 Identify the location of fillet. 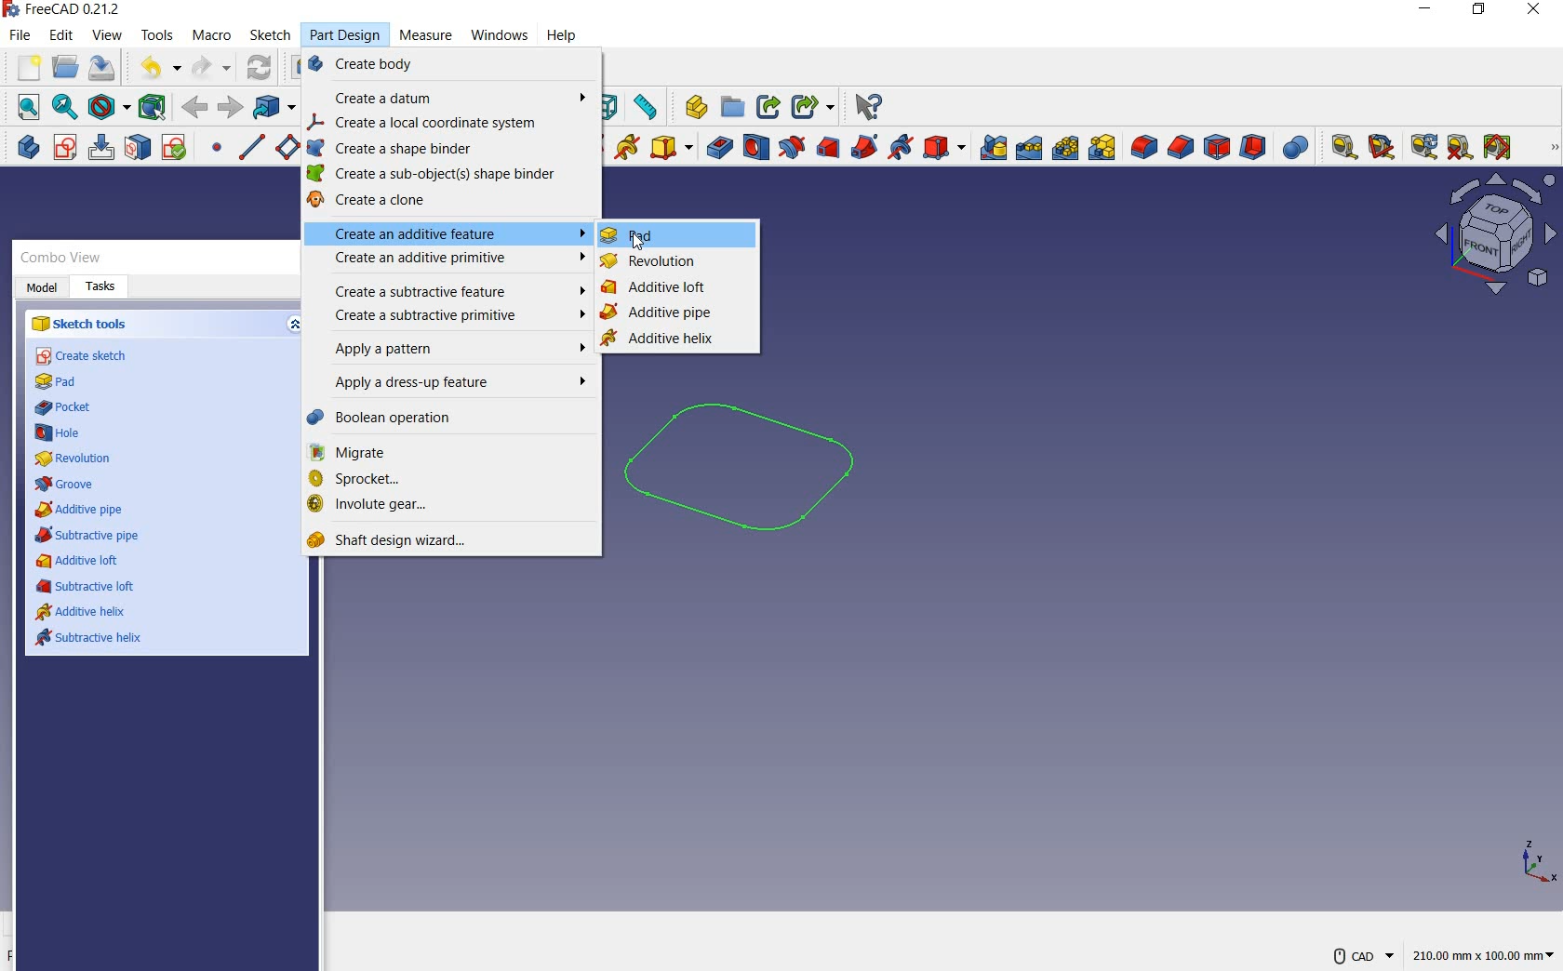
(1144, 148).